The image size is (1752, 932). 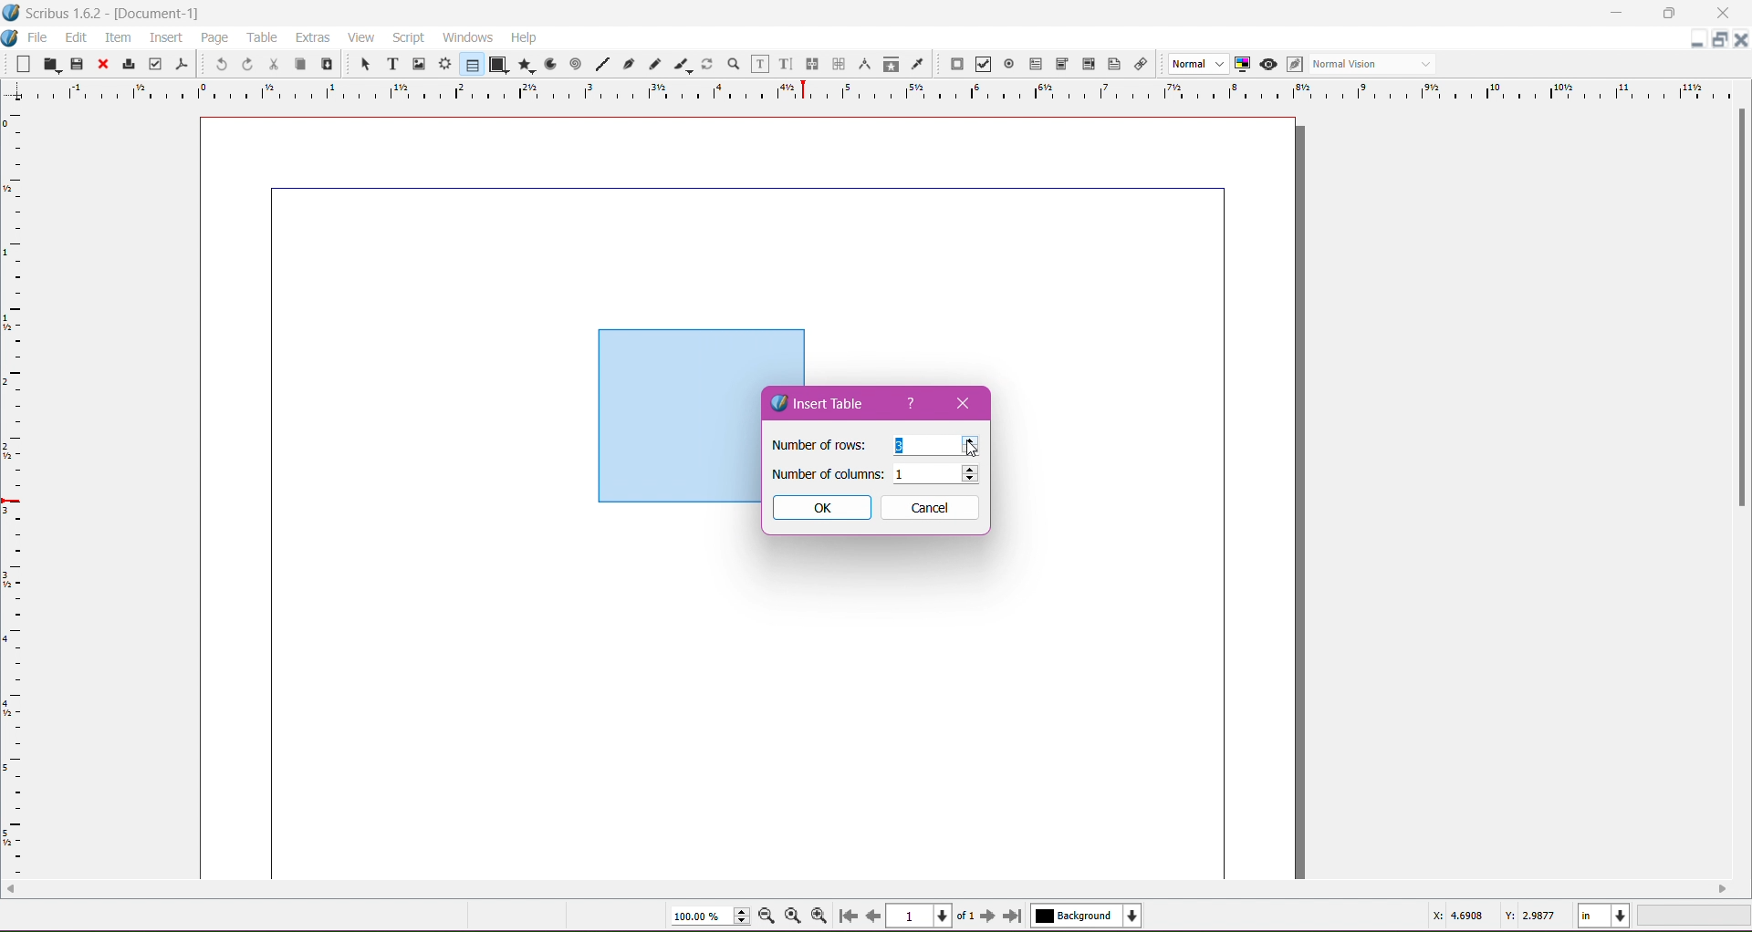 I want to click on Print, so click(x=126, y=66).